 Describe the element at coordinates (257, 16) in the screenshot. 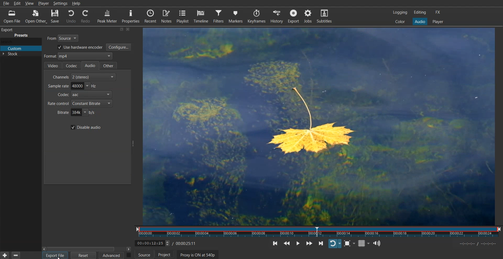

I see `Keyframes` at that location.